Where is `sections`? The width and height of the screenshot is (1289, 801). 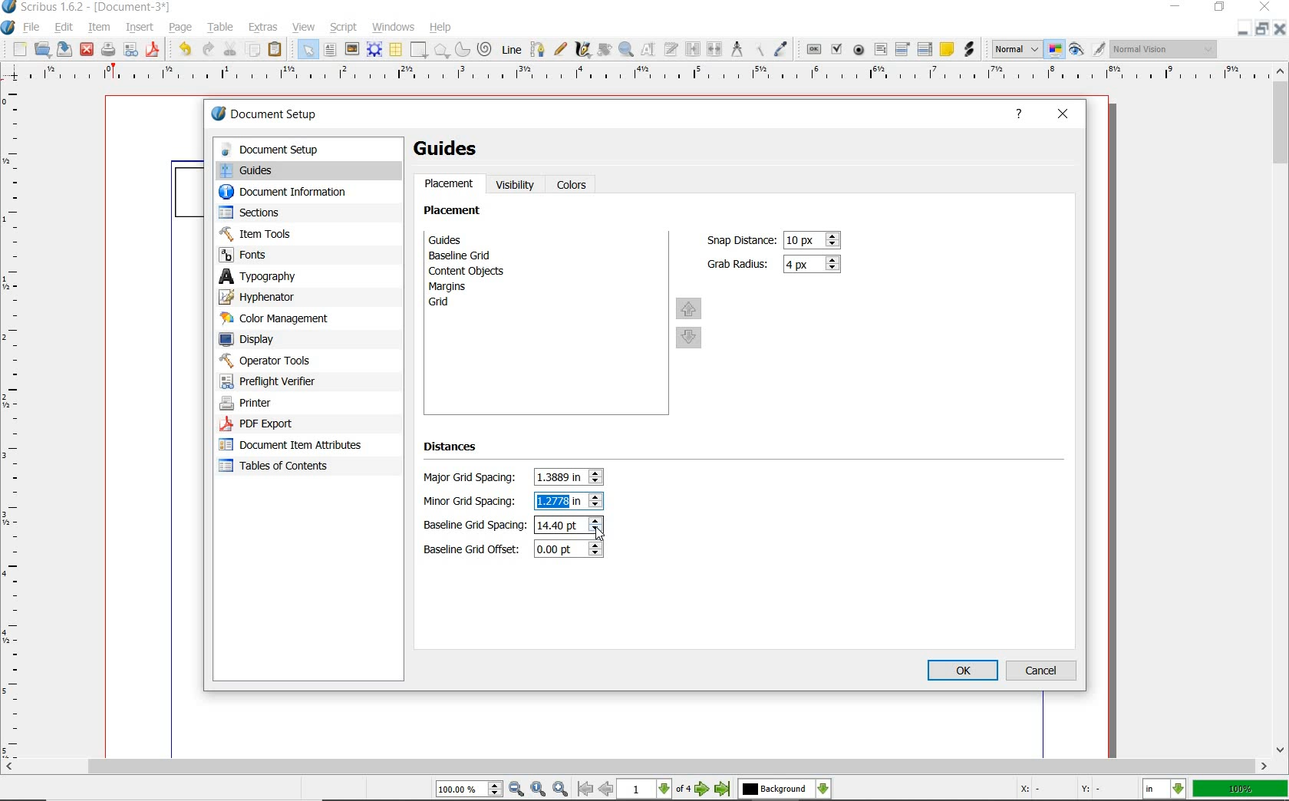 sections is located at coordinates (297, 214).